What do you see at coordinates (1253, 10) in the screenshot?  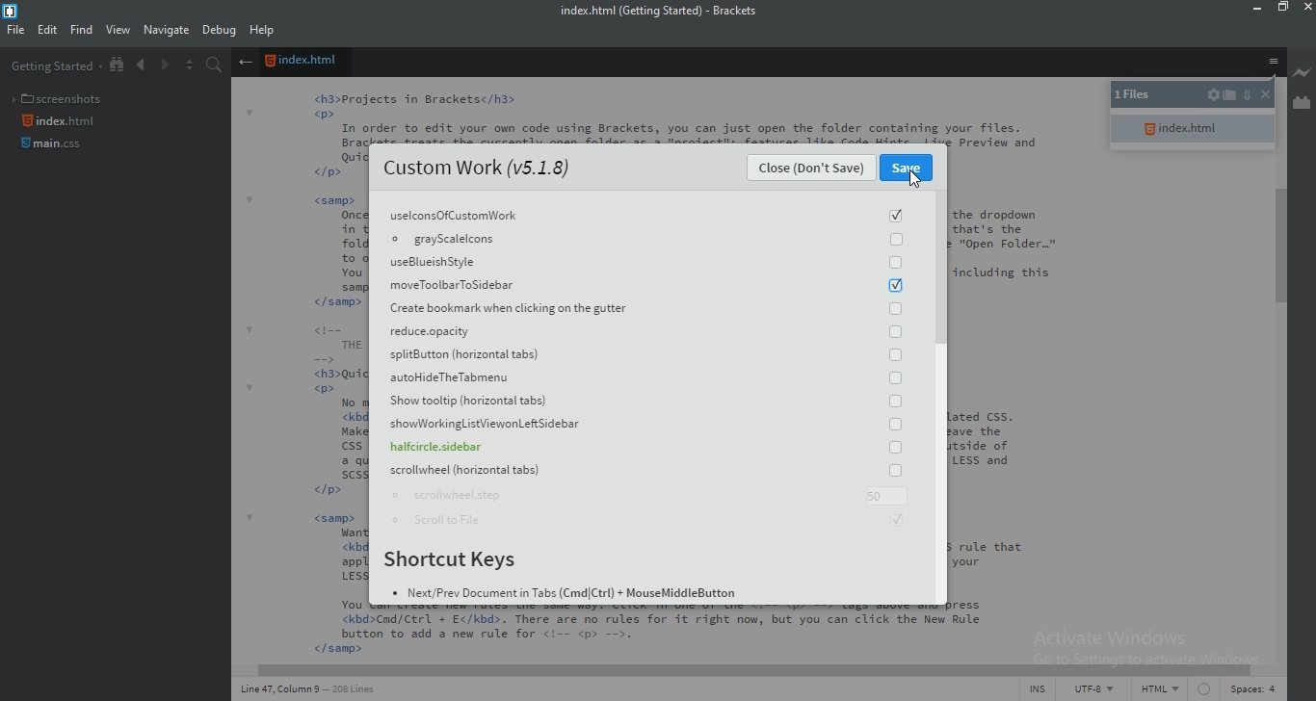 I see `minmise` at bounding box center [1253, 10].